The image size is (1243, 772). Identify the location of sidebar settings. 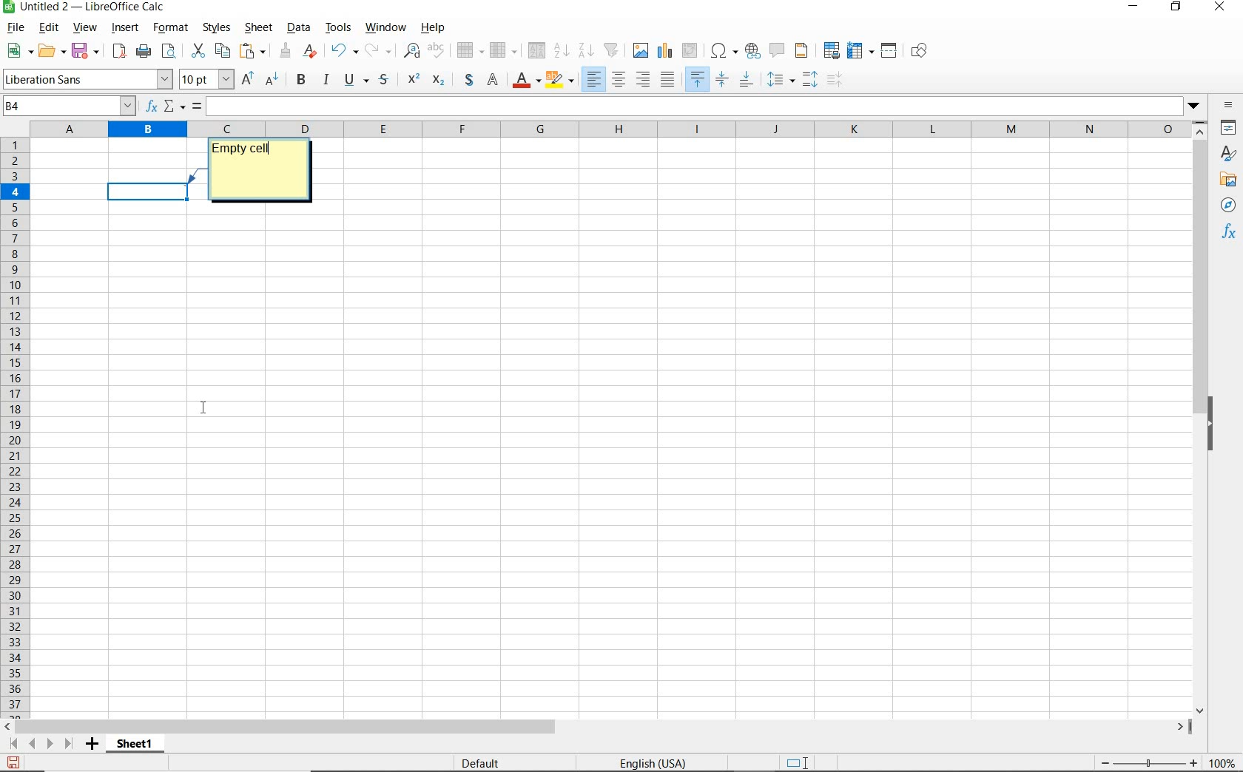
(1228, 105).